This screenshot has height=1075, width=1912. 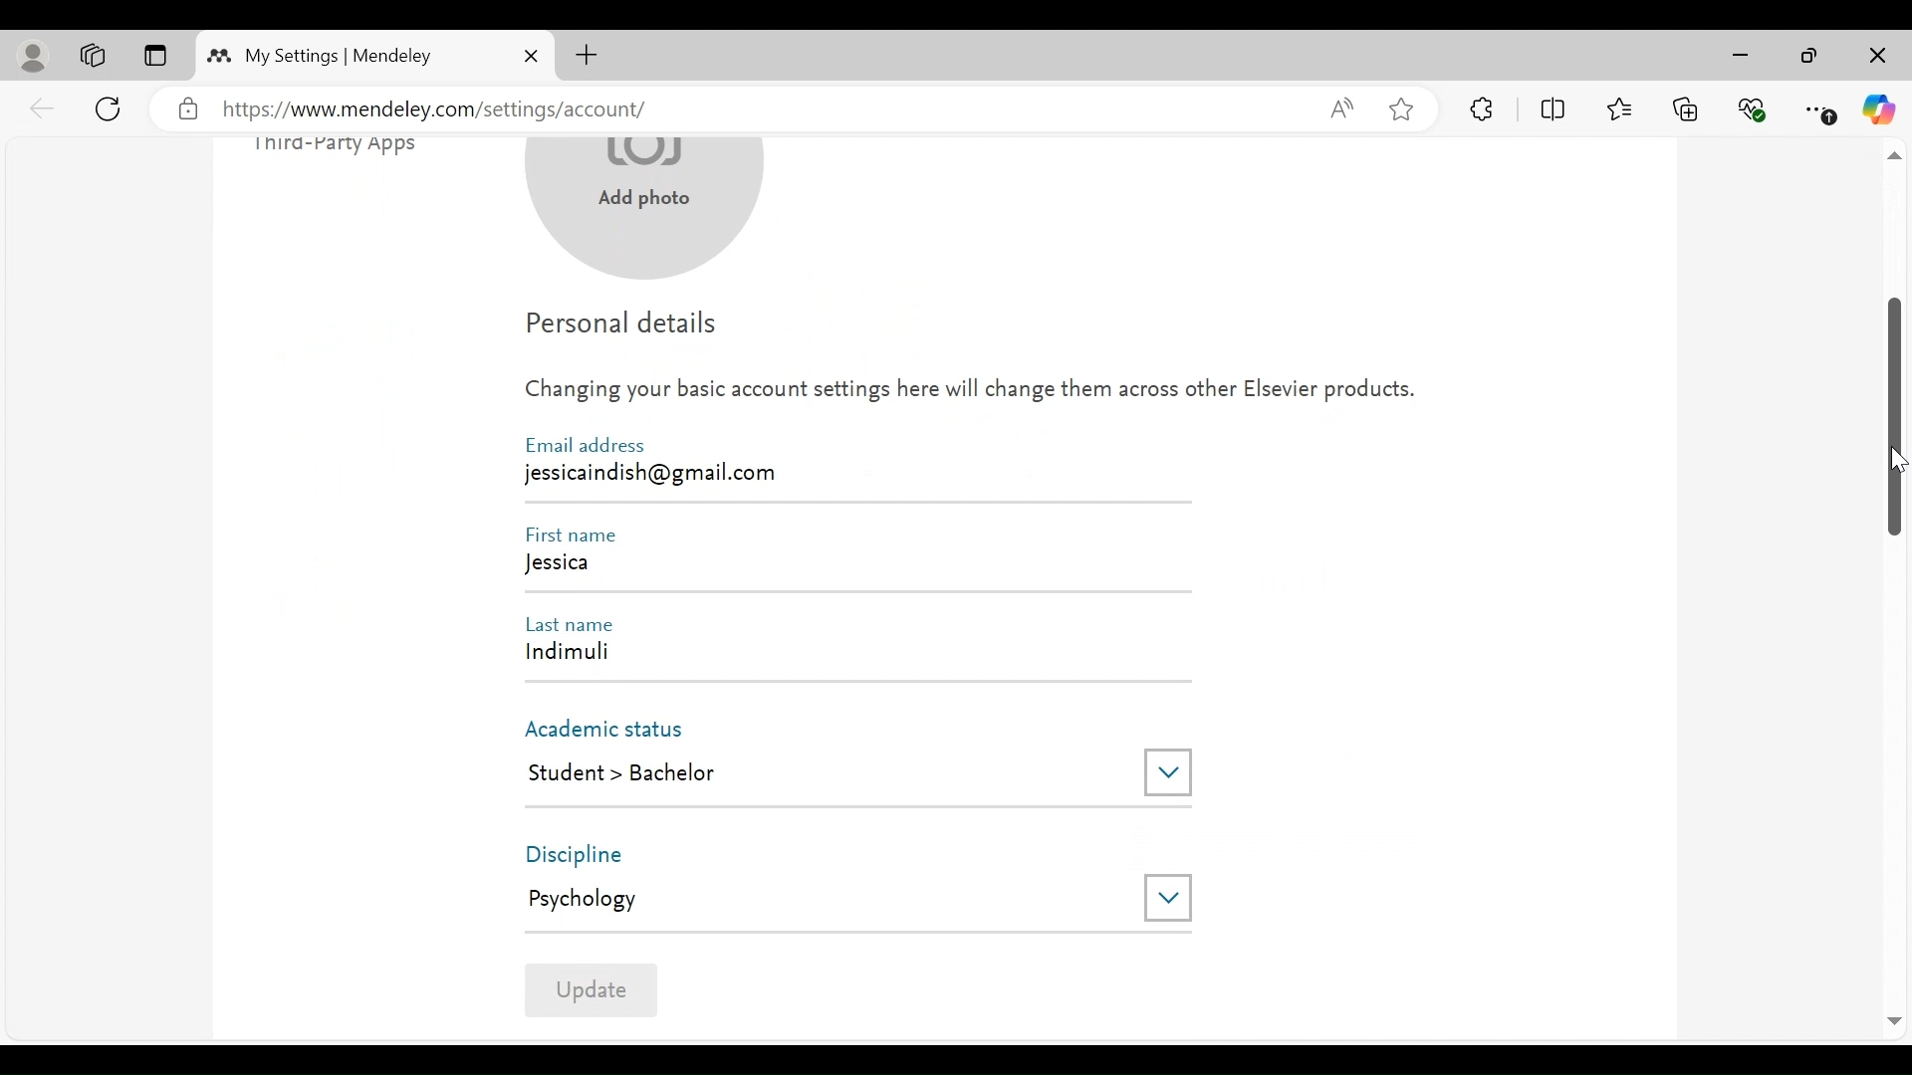 I want to click on Workspaces, so click(x=94, y=56).